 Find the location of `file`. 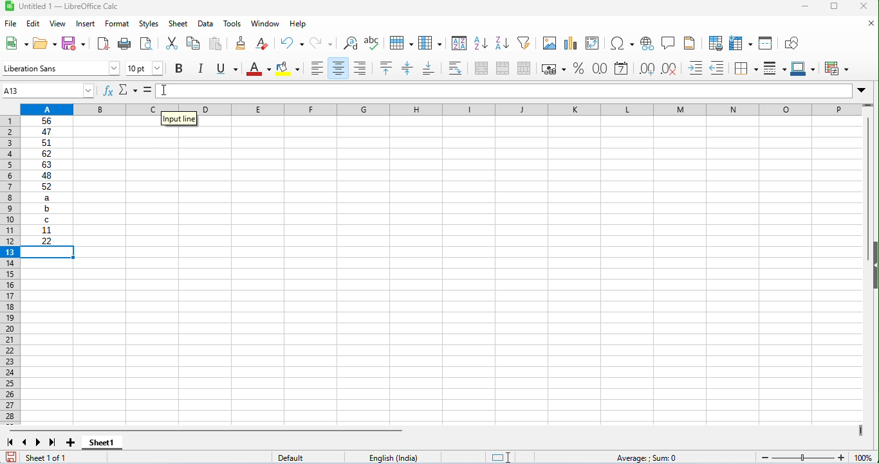

file is located at coordinates (10, 23).